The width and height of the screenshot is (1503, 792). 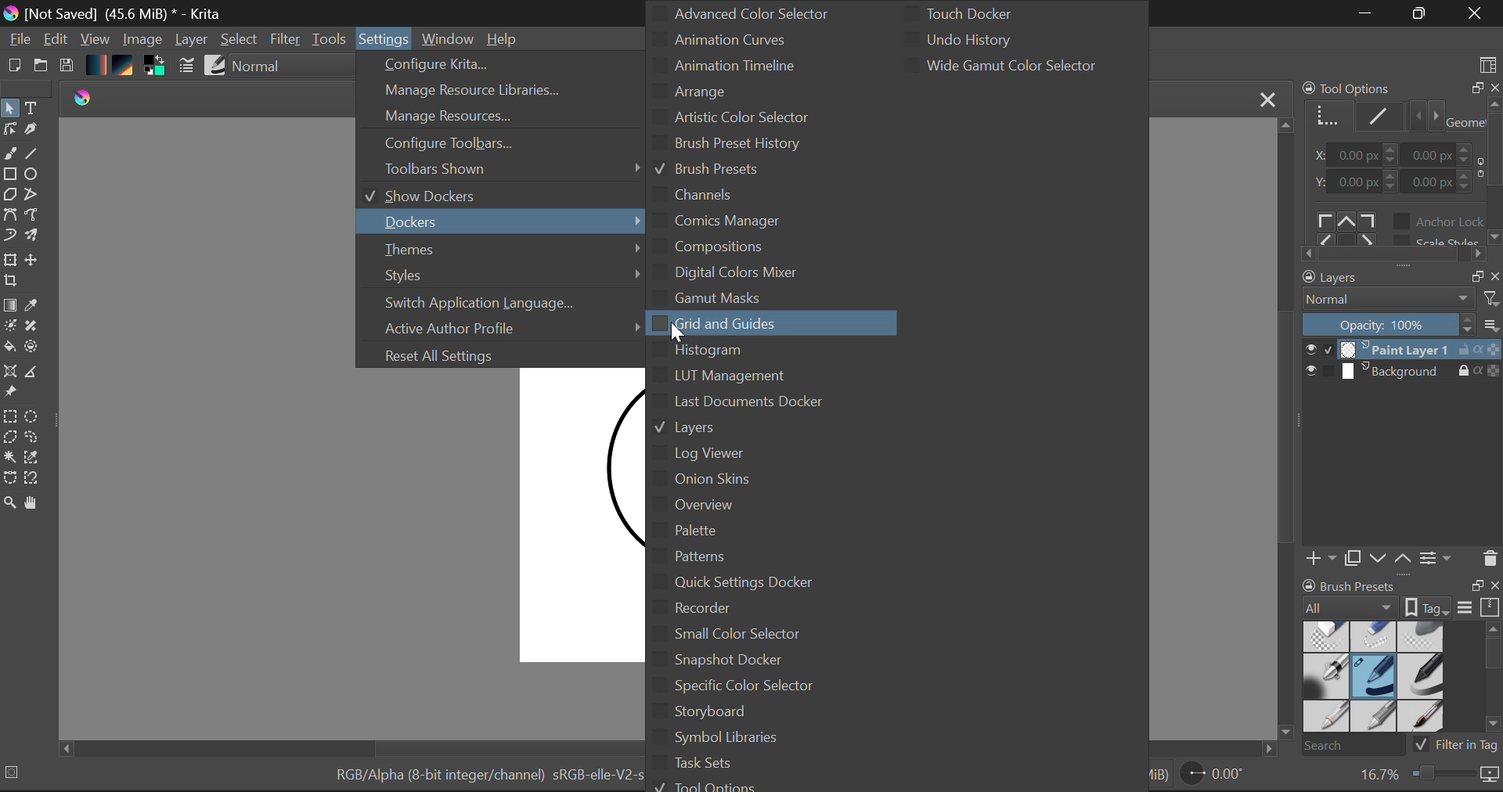 What do you see at coordinates (494, 116) in the screenshot?
I see `Manage Resources` at bounding box center [494, 116].